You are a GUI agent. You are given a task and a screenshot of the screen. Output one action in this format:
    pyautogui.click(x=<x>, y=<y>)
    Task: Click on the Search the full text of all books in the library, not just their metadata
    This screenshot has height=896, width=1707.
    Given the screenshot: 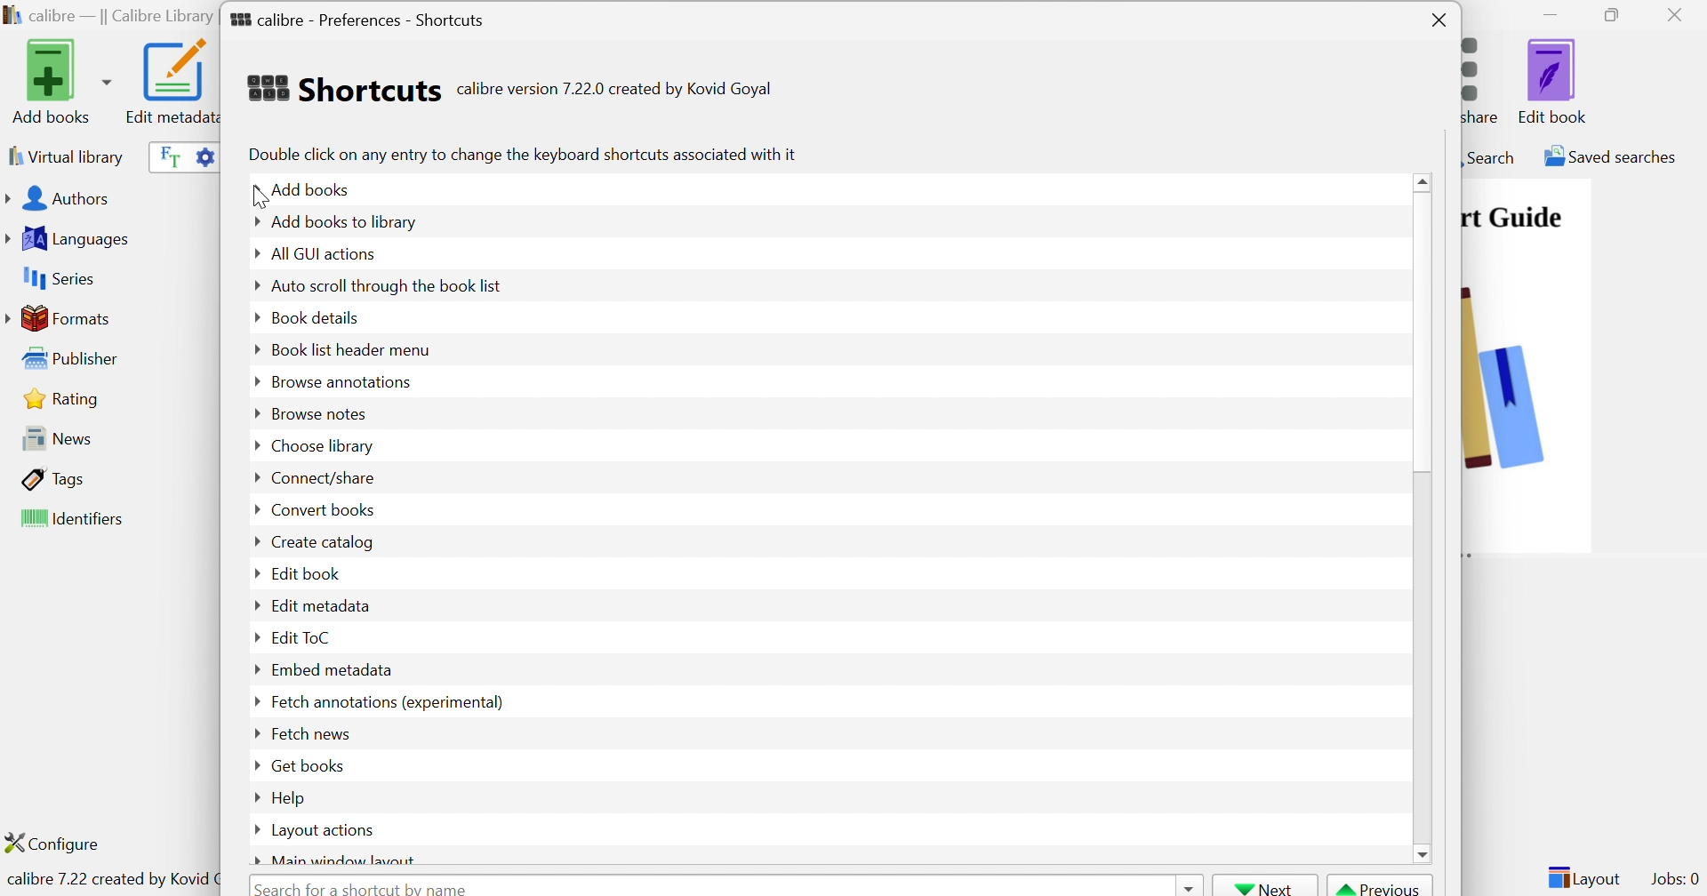 What is the action you would take?
    pyautogui.click(x=166, y=156)
    